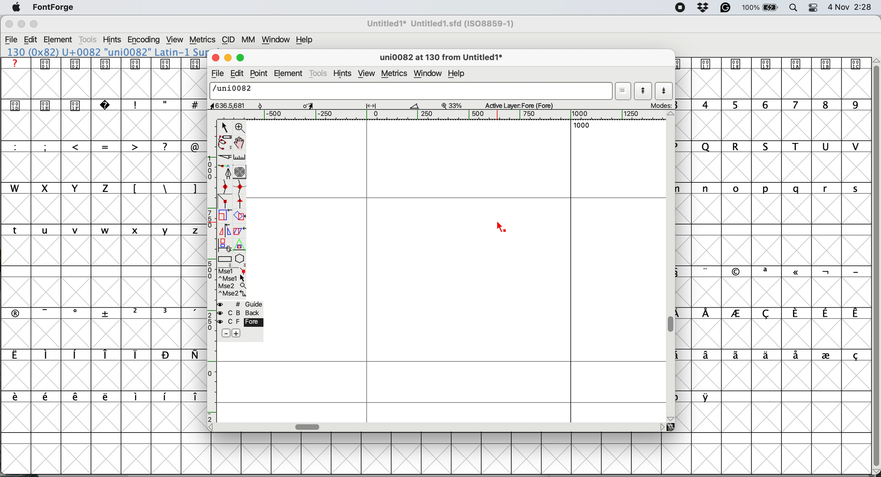  I want to click on lower case letters, so click(104, 230).